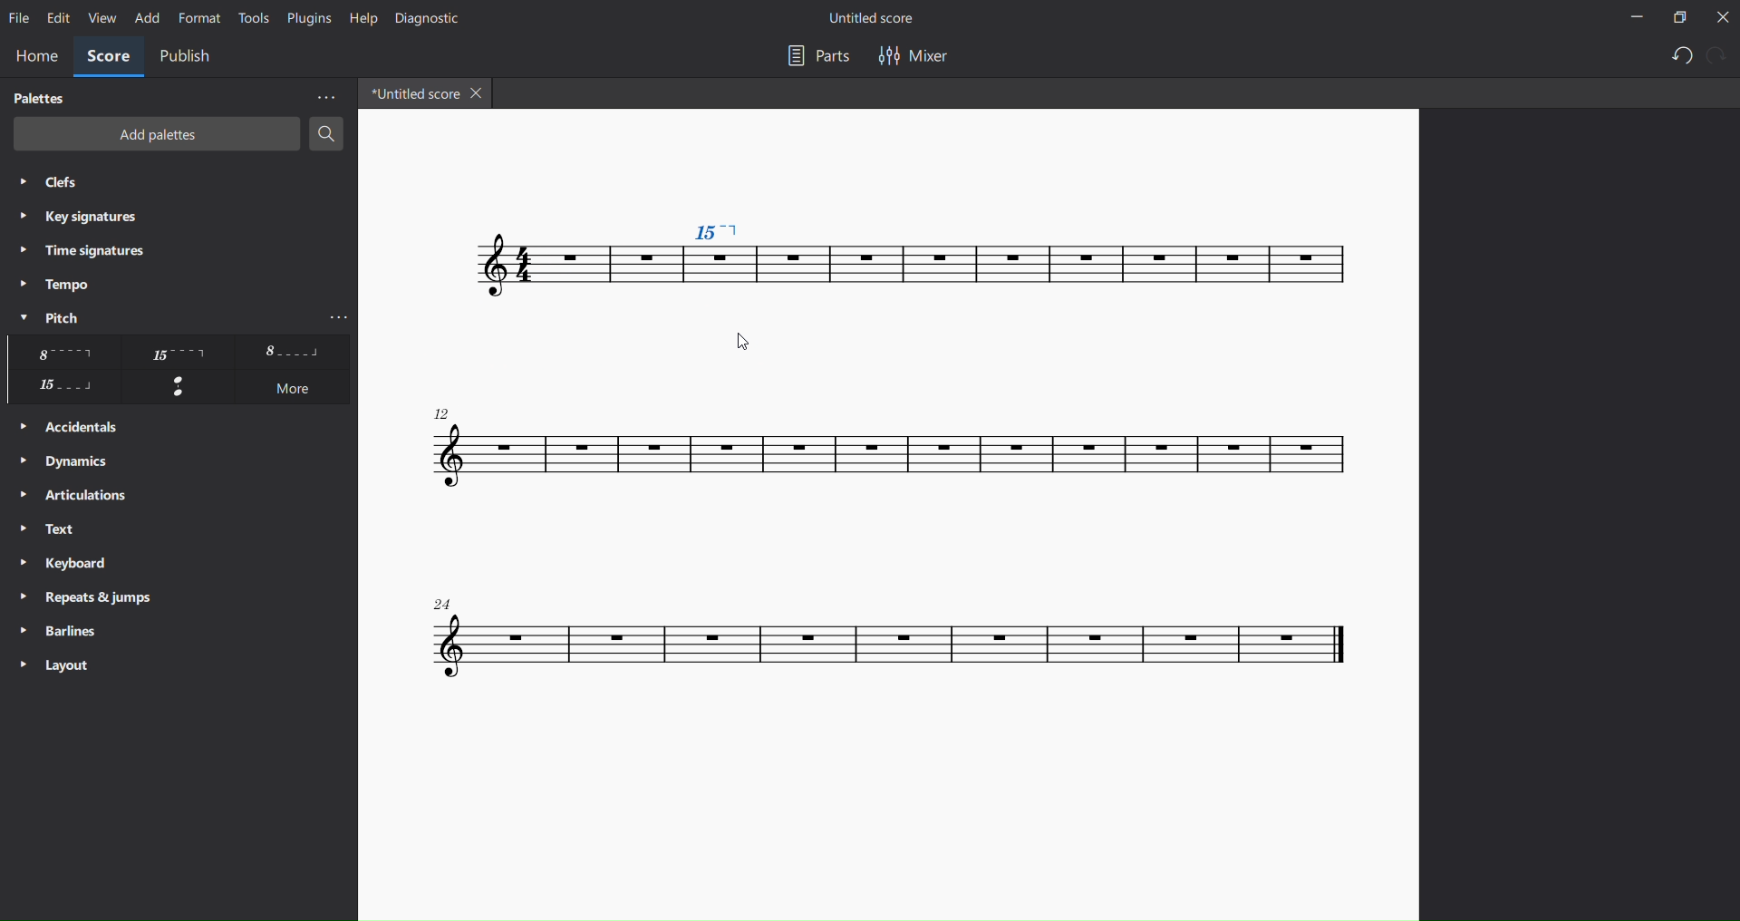 The width and height of the screenshot is (1740, 921). Describe the element at coordinates (485, 270) in the screenshot. I see `score` at that location.